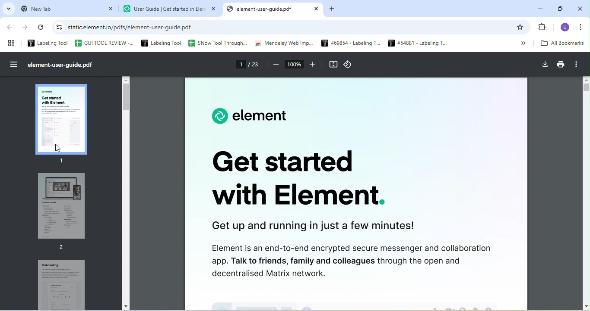  I want to click on back, so click(12, 28).